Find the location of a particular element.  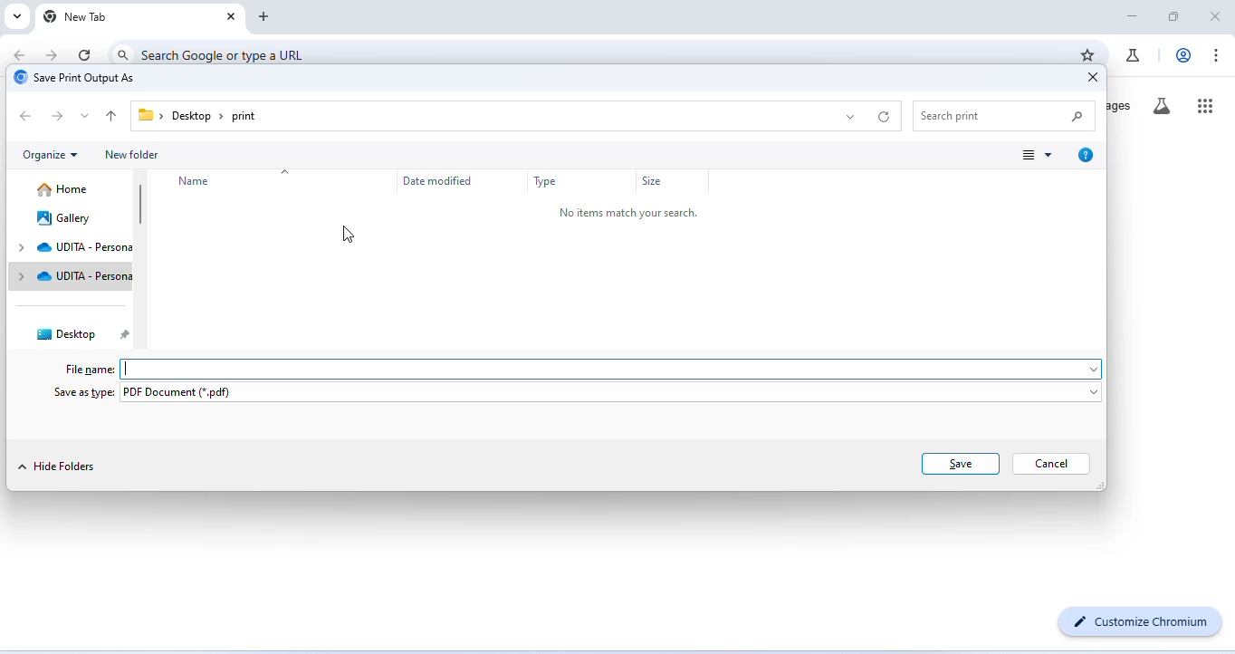

refresh is located at coordinates (86, 54).